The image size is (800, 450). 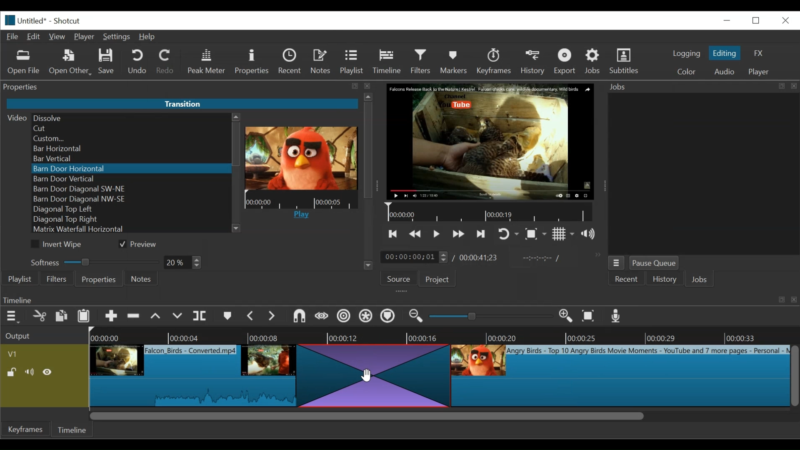 I want to click on (un)lock track, so click(x=14, y=372).